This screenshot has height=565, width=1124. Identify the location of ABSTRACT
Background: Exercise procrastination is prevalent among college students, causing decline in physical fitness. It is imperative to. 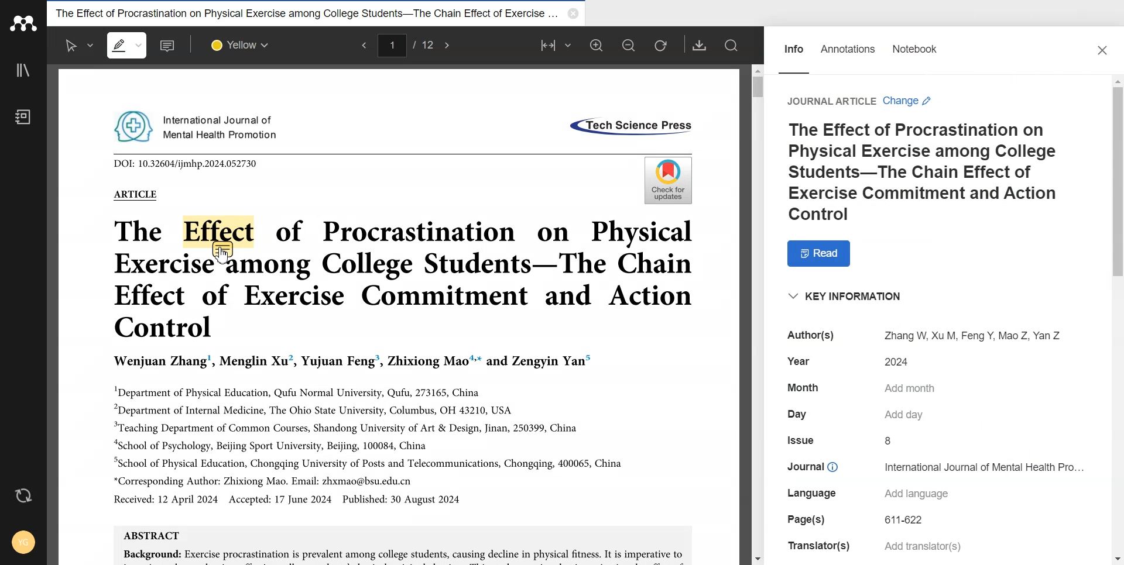
(403, 544).